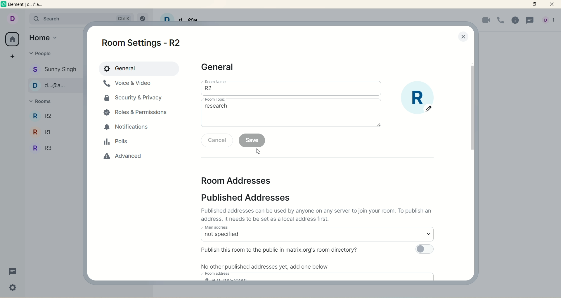 The width and height of the screenshot is (561, 298). I want to click on R2, so click(53, 149).